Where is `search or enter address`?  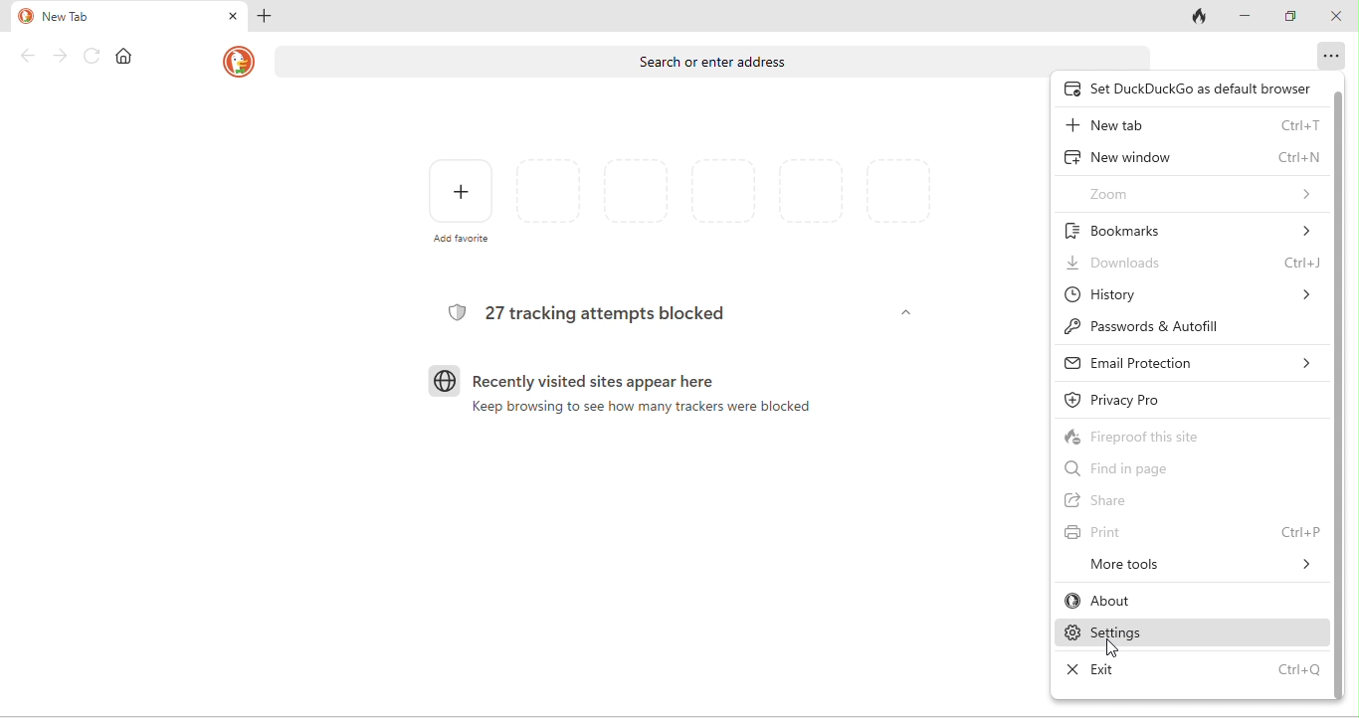
search or enter address is located at coordinates (713, 60).